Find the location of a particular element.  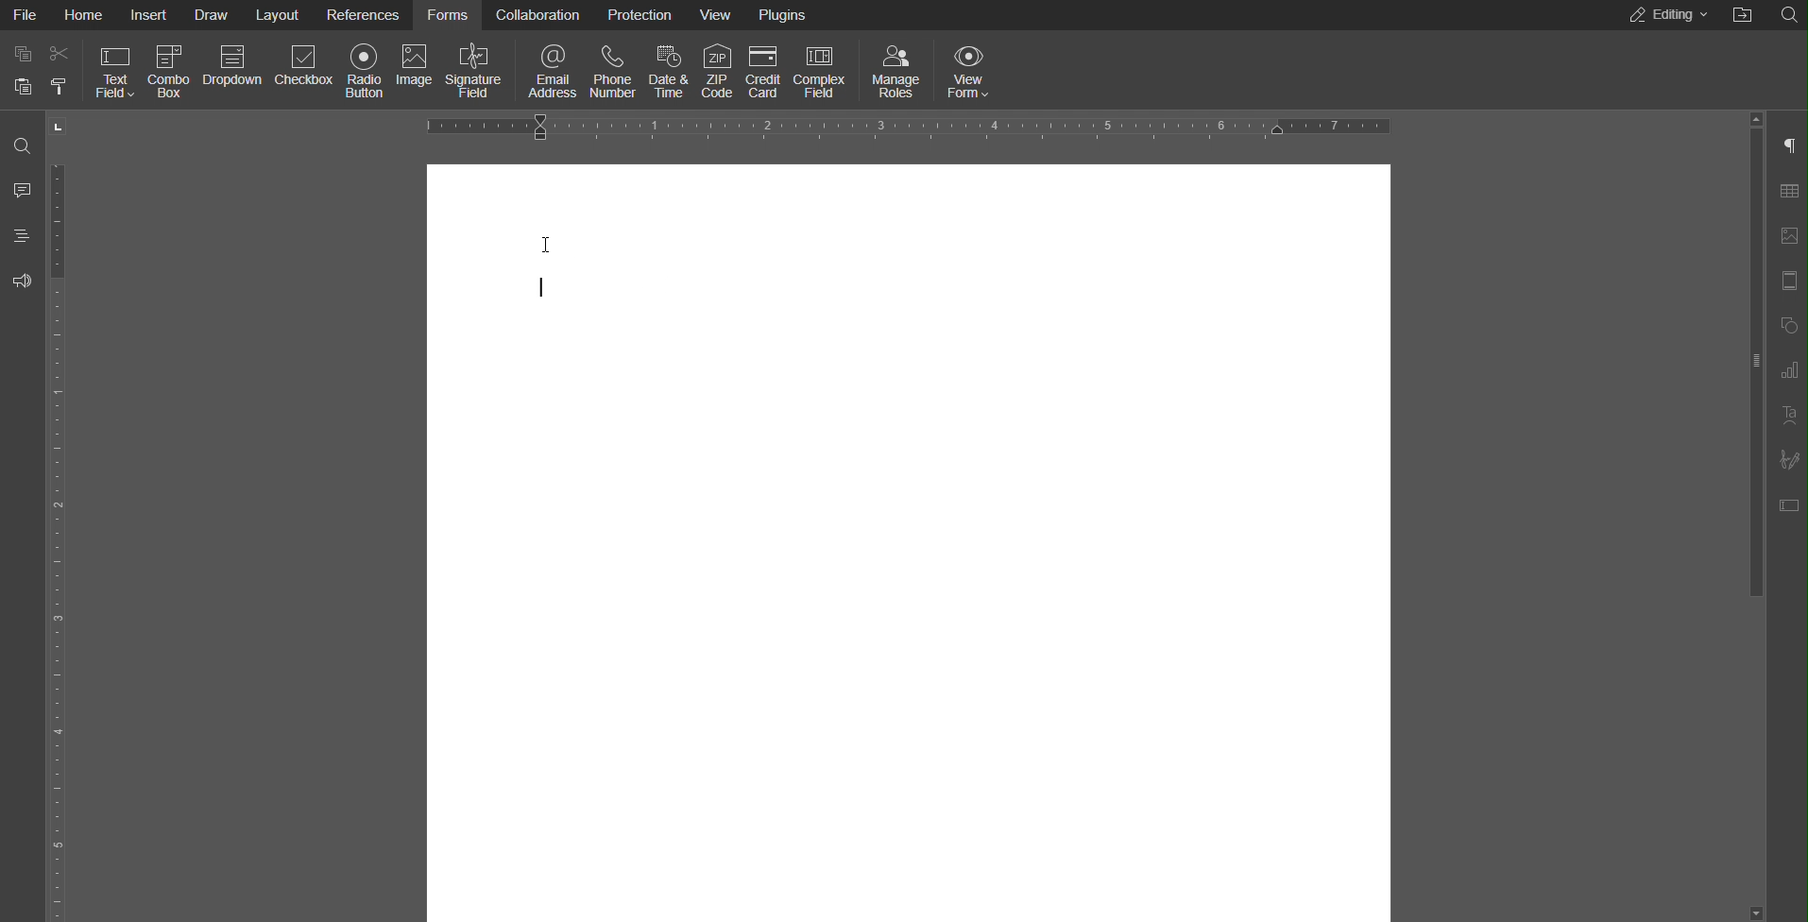

Manage Roles is located at coordinates (896, 70).